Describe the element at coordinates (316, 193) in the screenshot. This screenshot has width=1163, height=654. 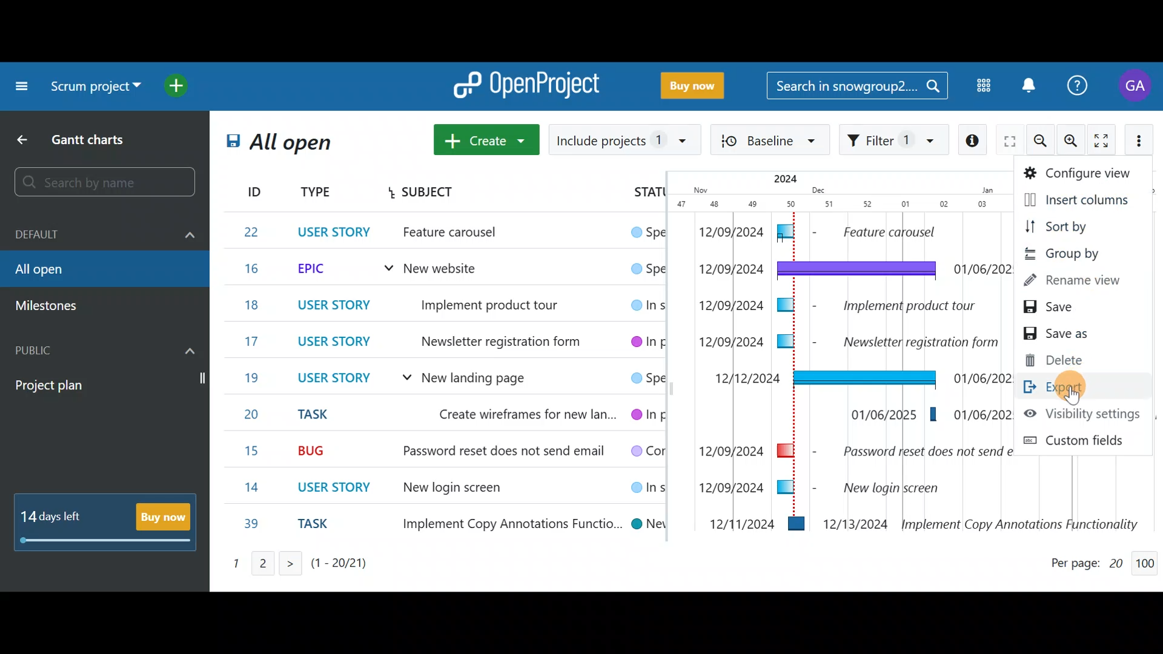
I see `Type` at that location.